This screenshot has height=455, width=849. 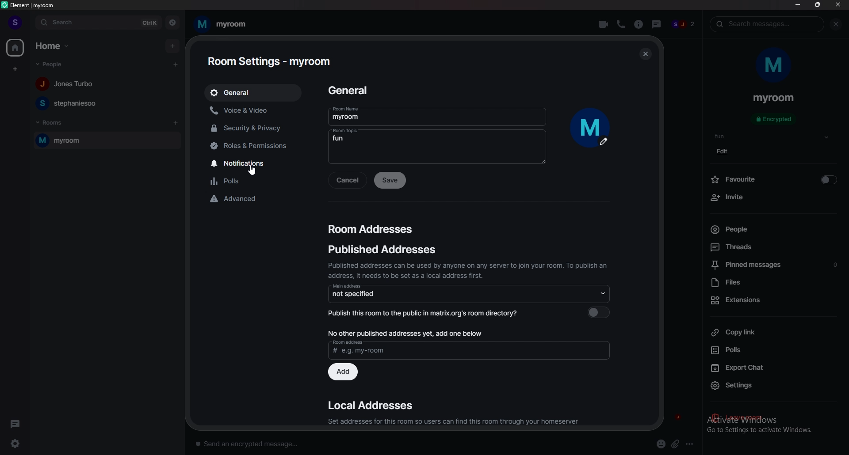 I want to click on roles and permissions, so click(x=258, y=146).